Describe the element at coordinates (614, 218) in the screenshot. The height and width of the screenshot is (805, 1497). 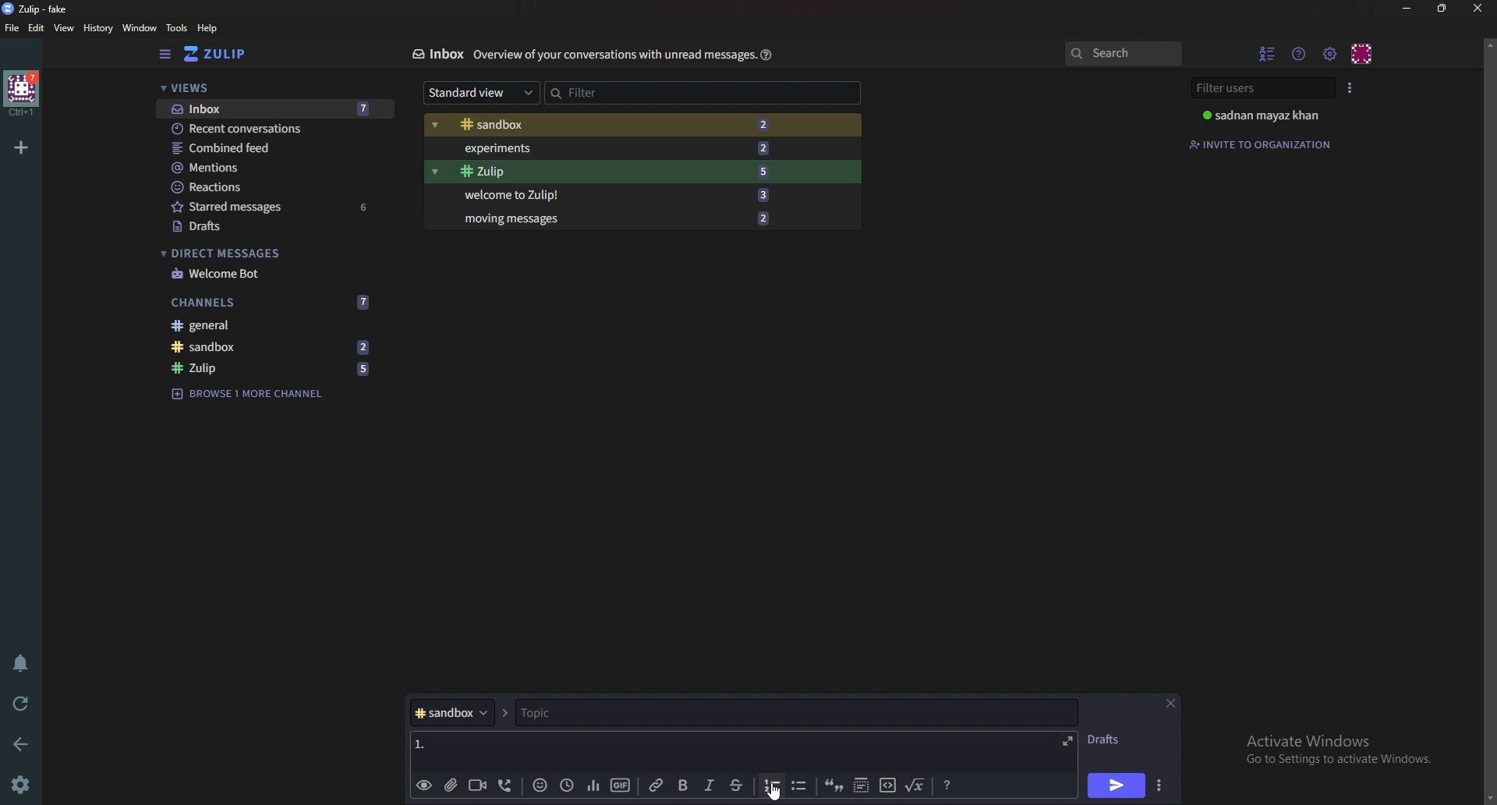
I see `Moving messages` at that location.